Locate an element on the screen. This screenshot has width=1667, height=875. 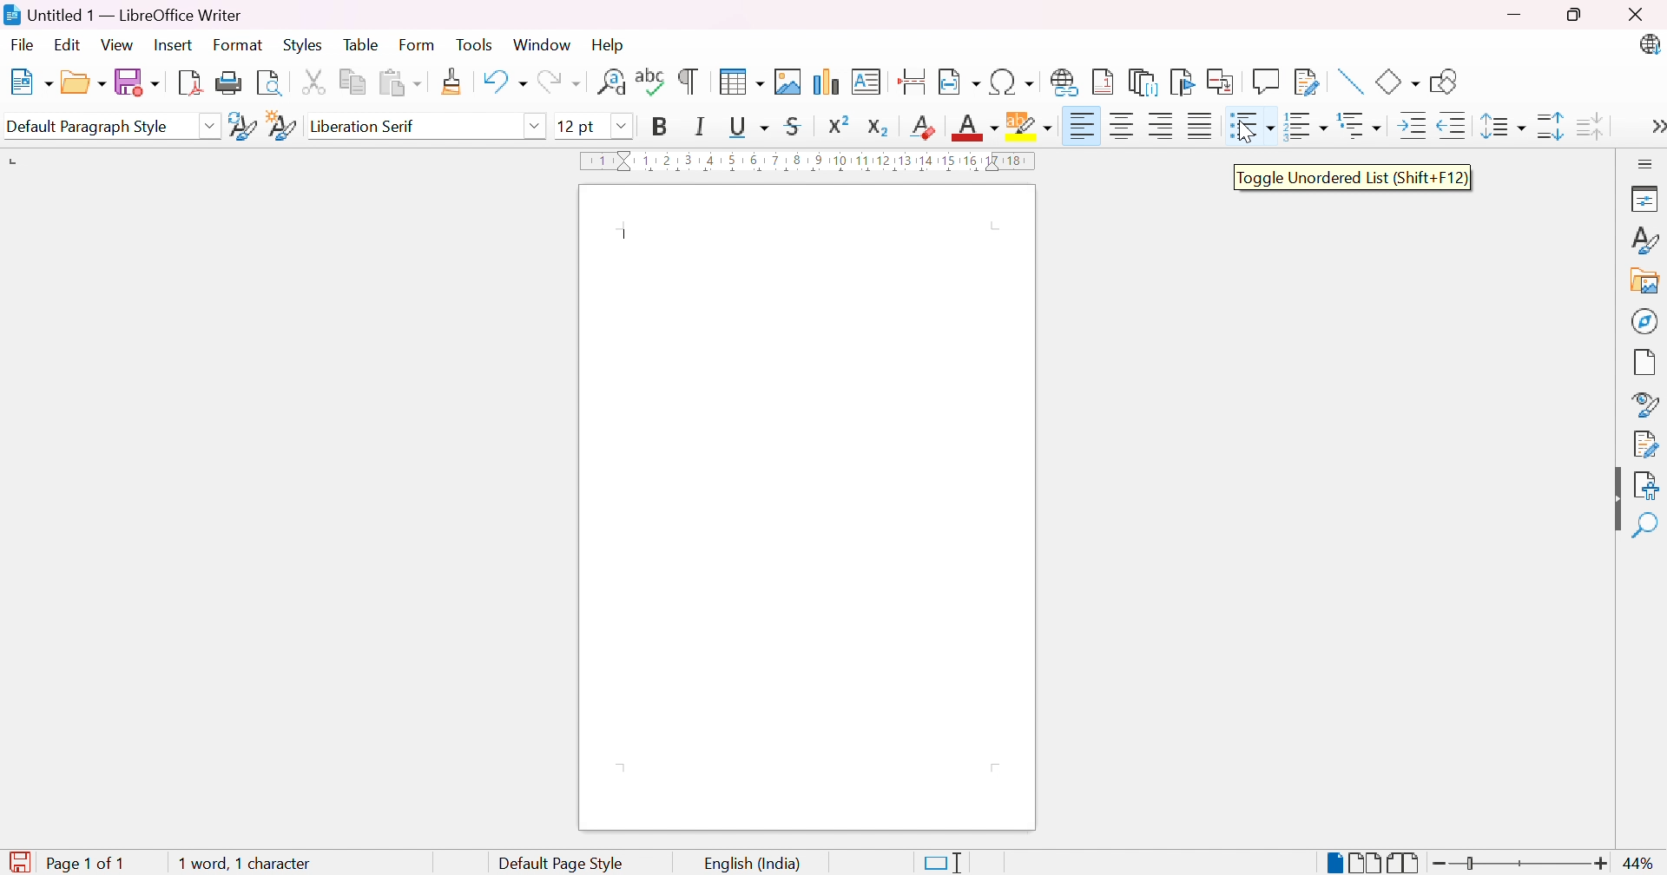
Select outline format is located at coordinates (1362, 126).